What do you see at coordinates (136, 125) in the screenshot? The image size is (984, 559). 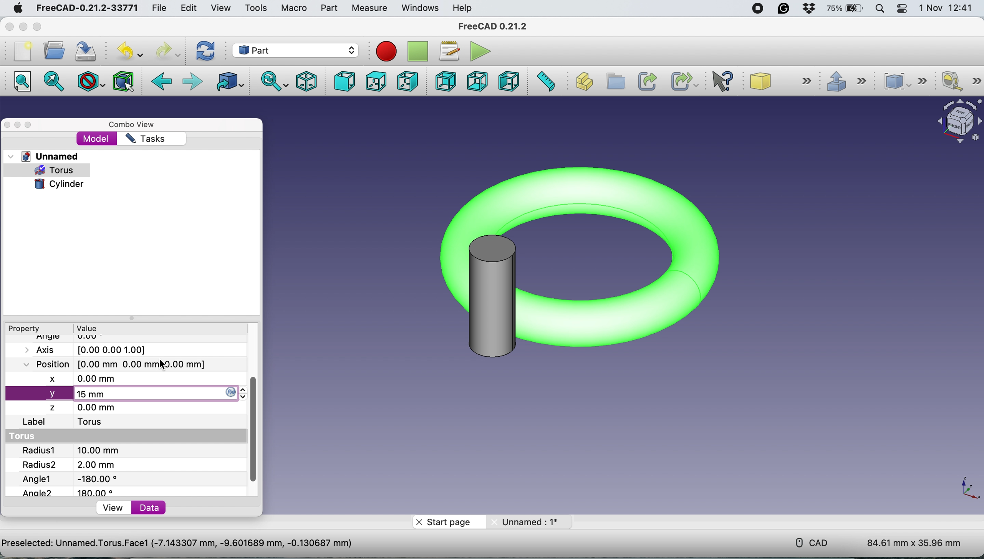 I see `combo view` at bounding box center [136, 125].